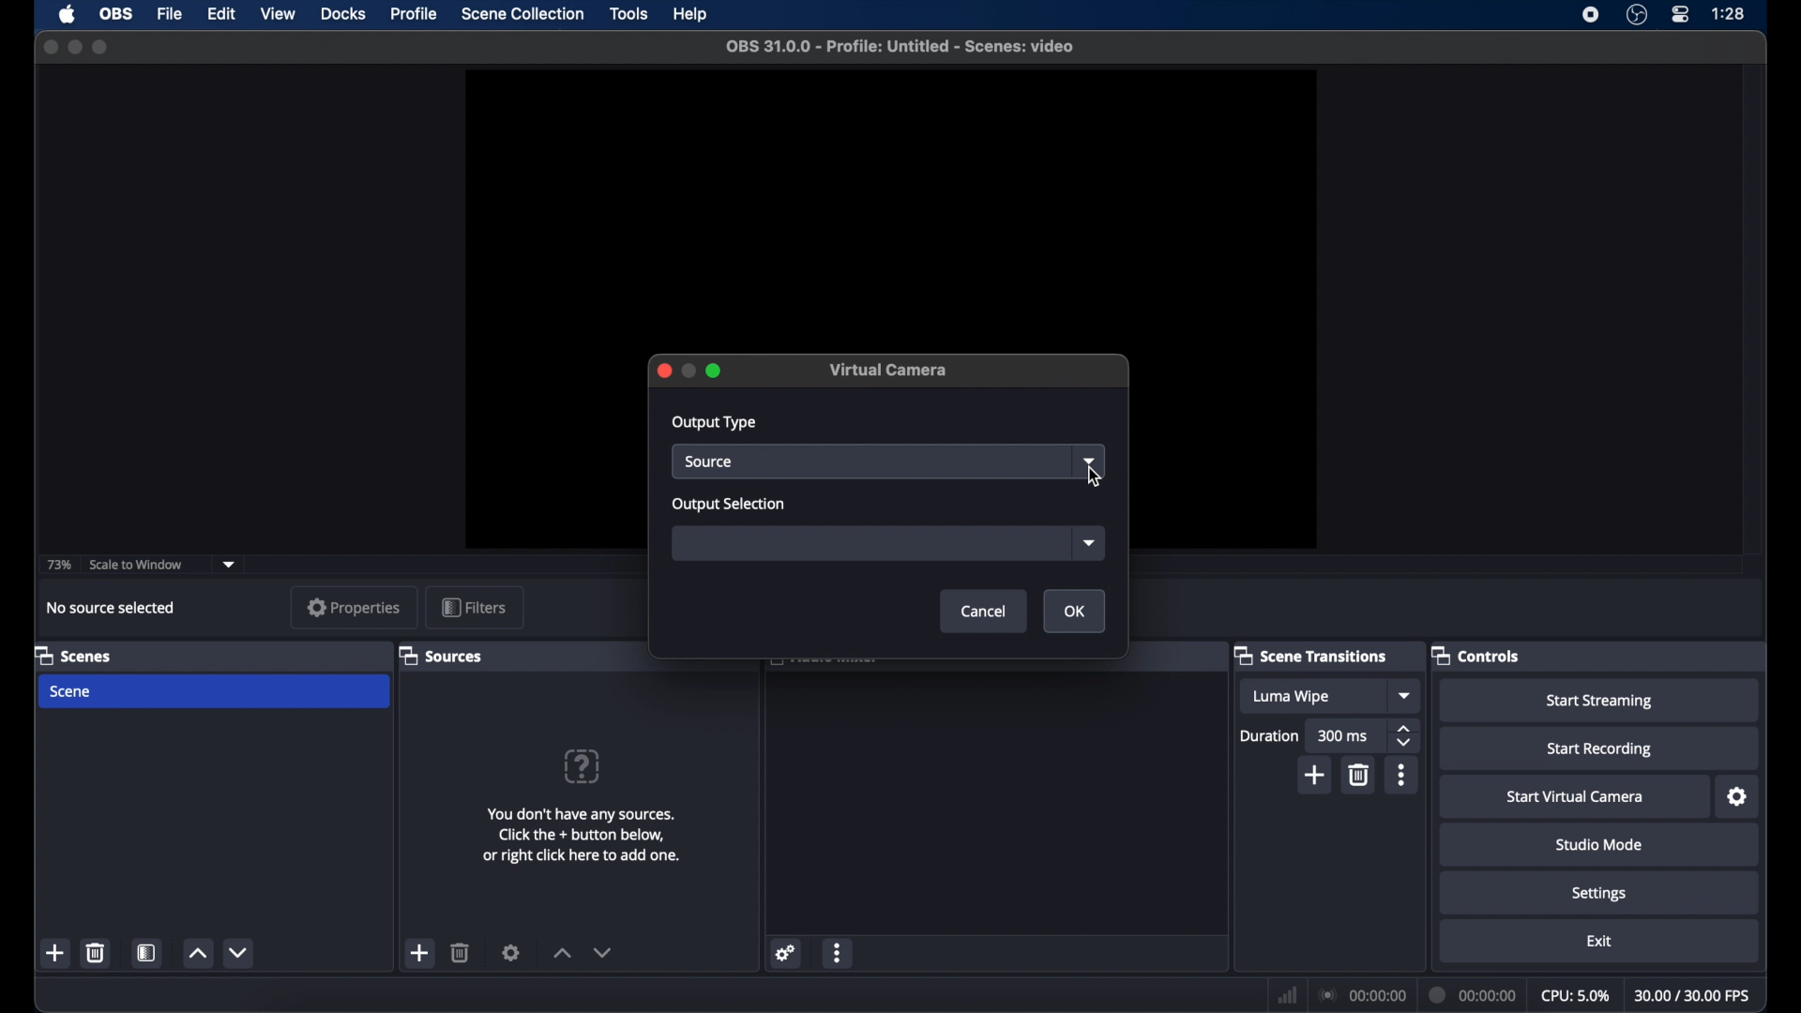  What do you see at coordinates (1361, 994) in the screenshot?
I see `connection` at bounding box center [1361, 994].